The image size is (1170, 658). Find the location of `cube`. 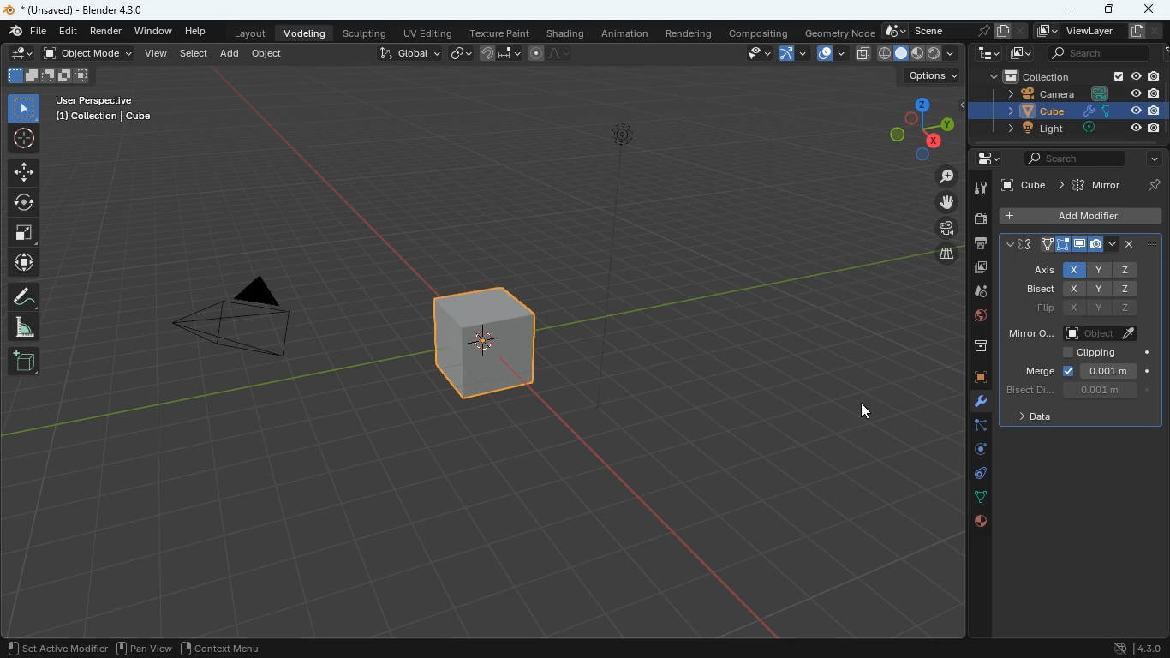

cube is located at coordinates (972, 378).